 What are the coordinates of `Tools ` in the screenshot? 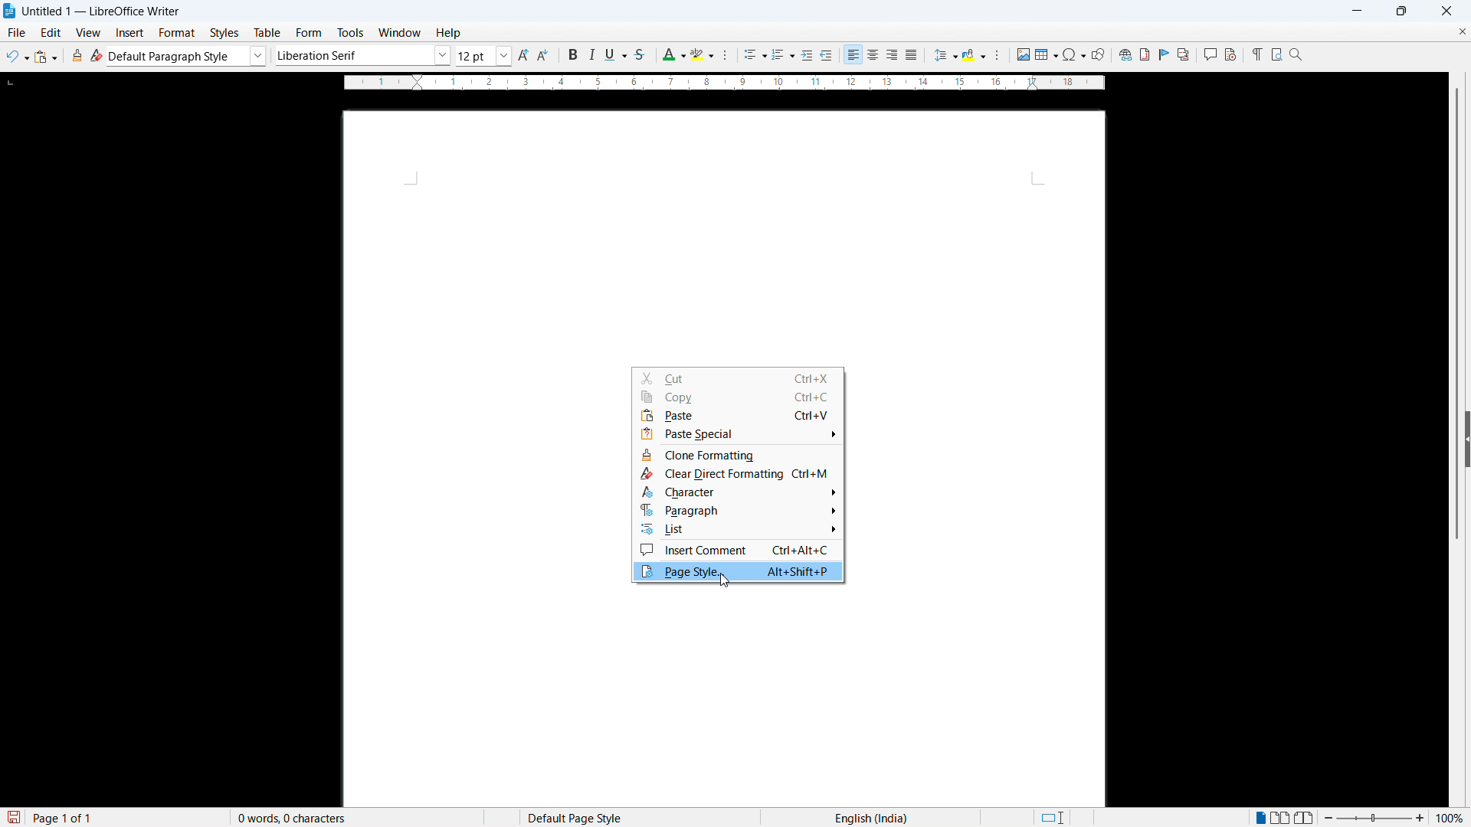 It's located at (349, 33).